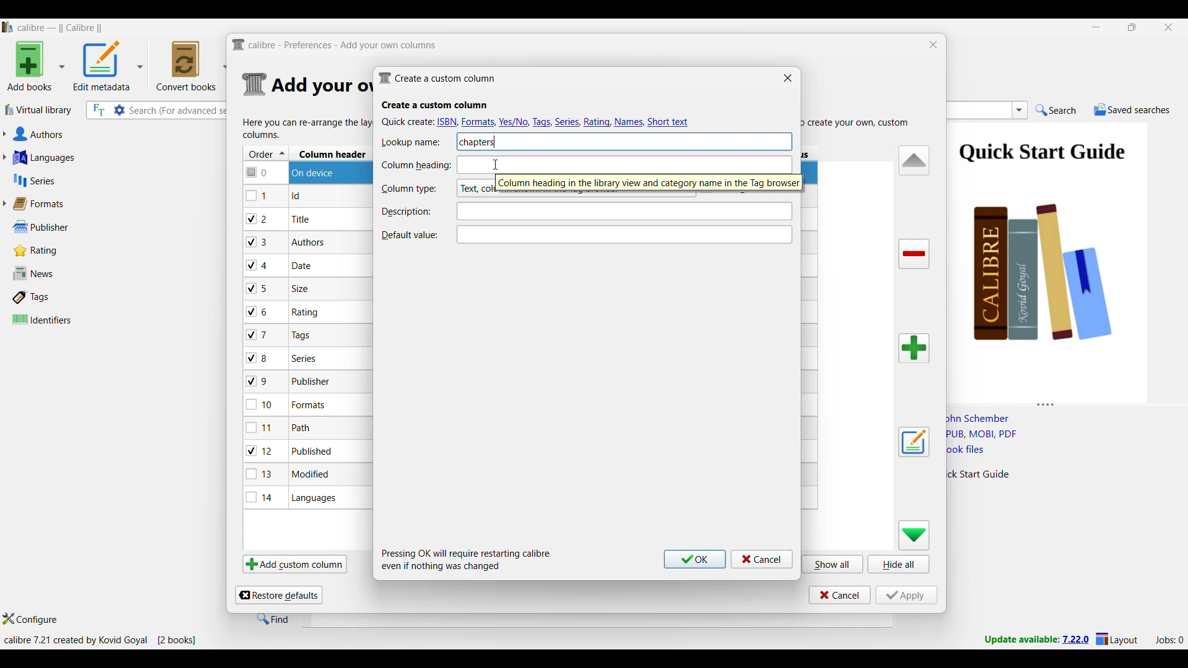  What do you see at coordinates (258, 357) in the screenshot?
I see `checkbox - 8` at bounding box center [258, 357].